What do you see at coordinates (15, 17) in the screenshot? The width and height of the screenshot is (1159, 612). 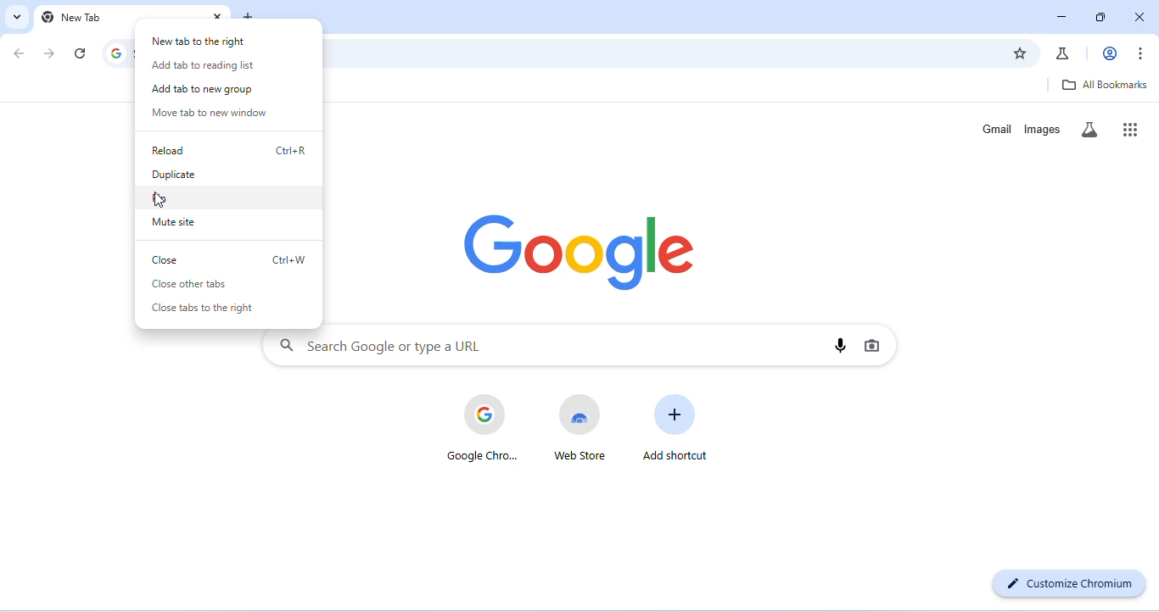 I see `search tabs` at bounding box center [15, 17].